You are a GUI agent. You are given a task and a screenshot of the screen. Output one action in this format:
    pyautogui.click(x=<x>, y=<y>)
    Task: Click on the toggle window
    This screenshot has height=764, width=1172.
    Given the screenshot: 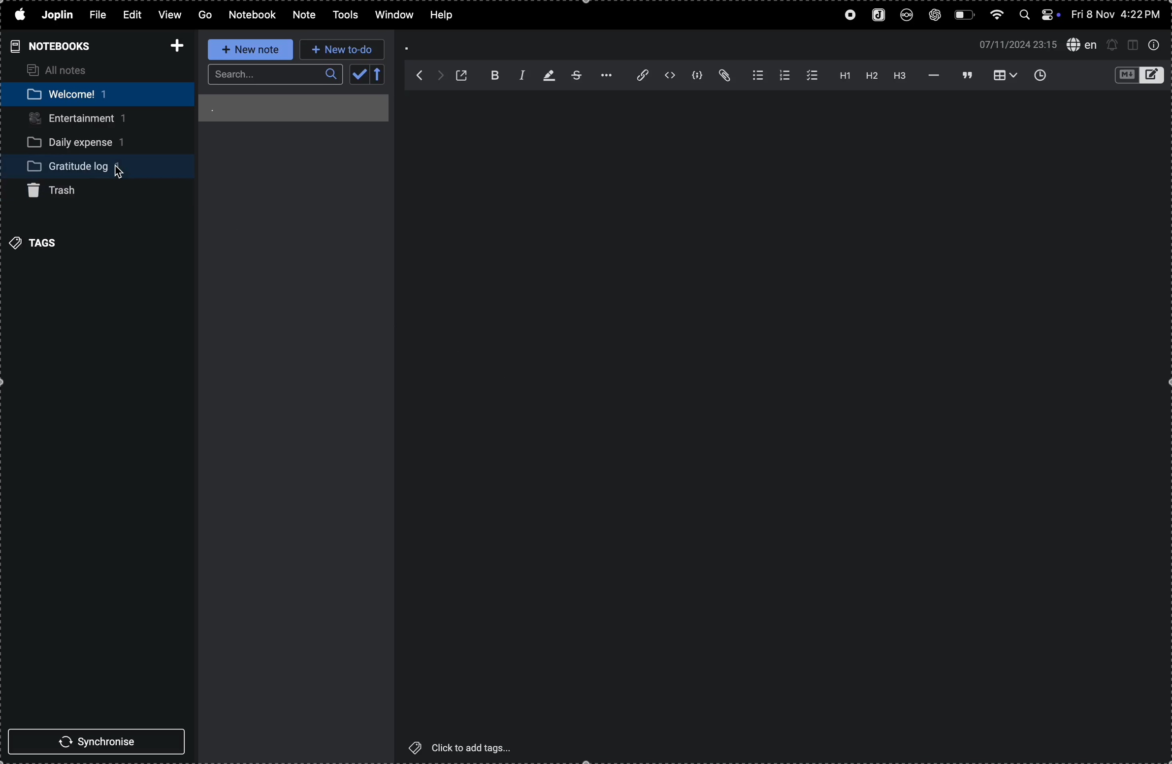 What is the action you would take?
    pyautogui.click(x=1132, y=46)
    